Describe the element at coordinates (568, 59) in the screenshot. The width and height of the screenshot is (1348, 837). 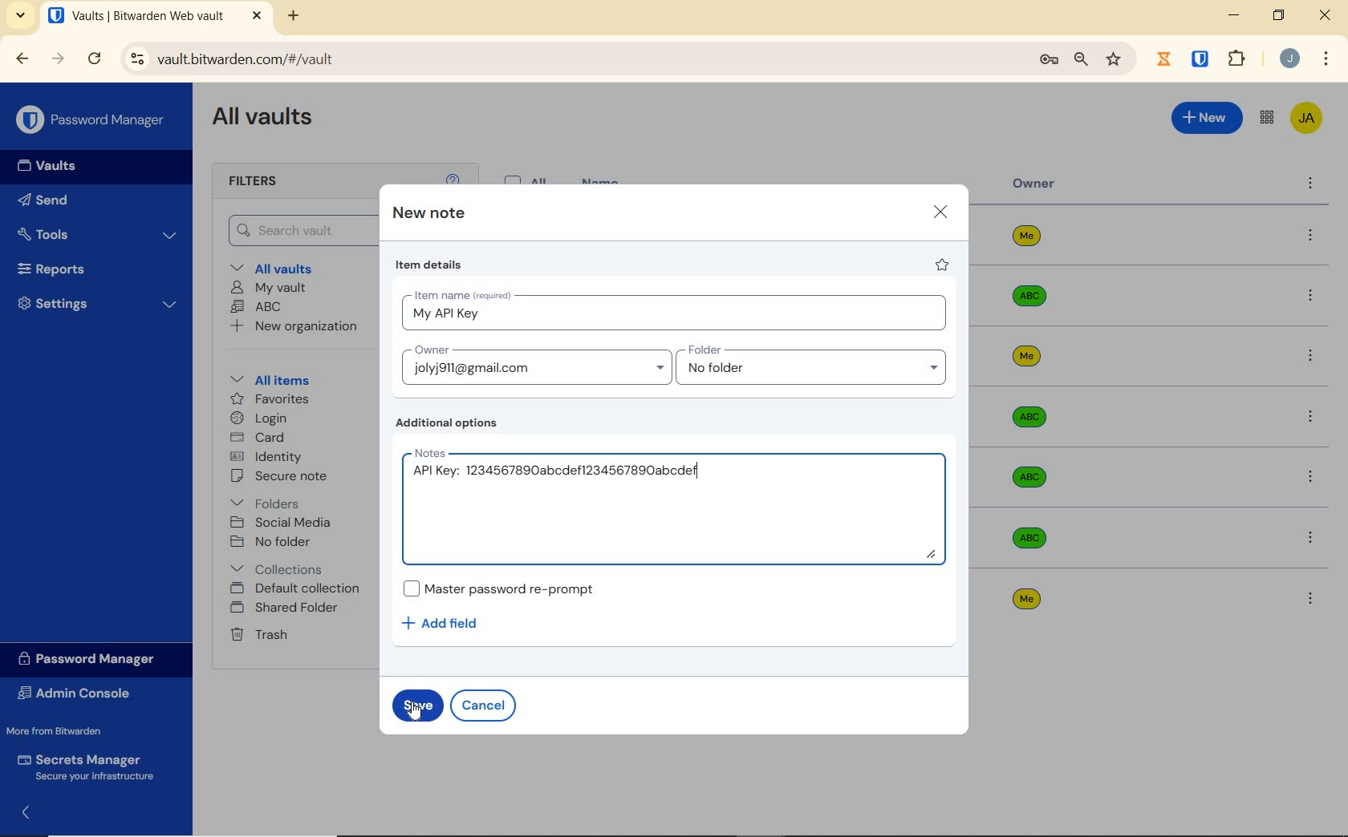
I see `address bar` at that location.